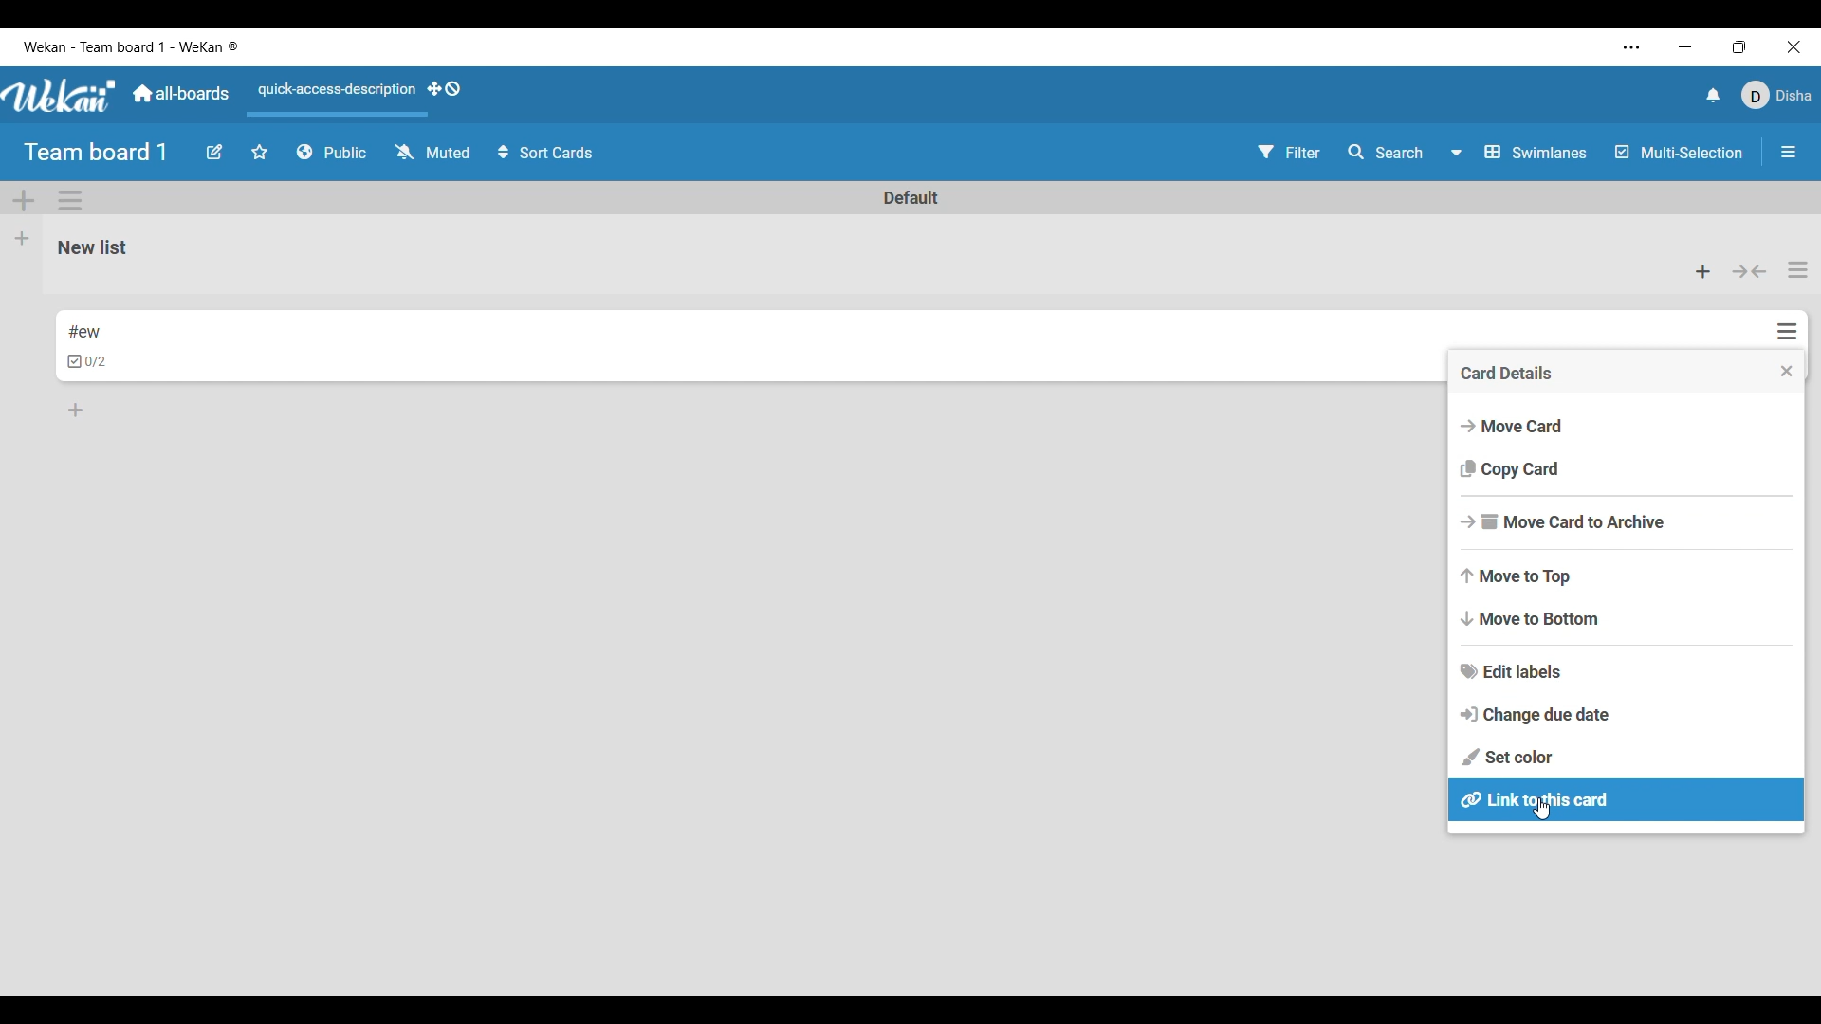 This screenshot has height=1024, width=1821. Describe the element at coordinates (1626, 799) in the screenshot. I see `Link to this card, current selection highlighted` at that location.